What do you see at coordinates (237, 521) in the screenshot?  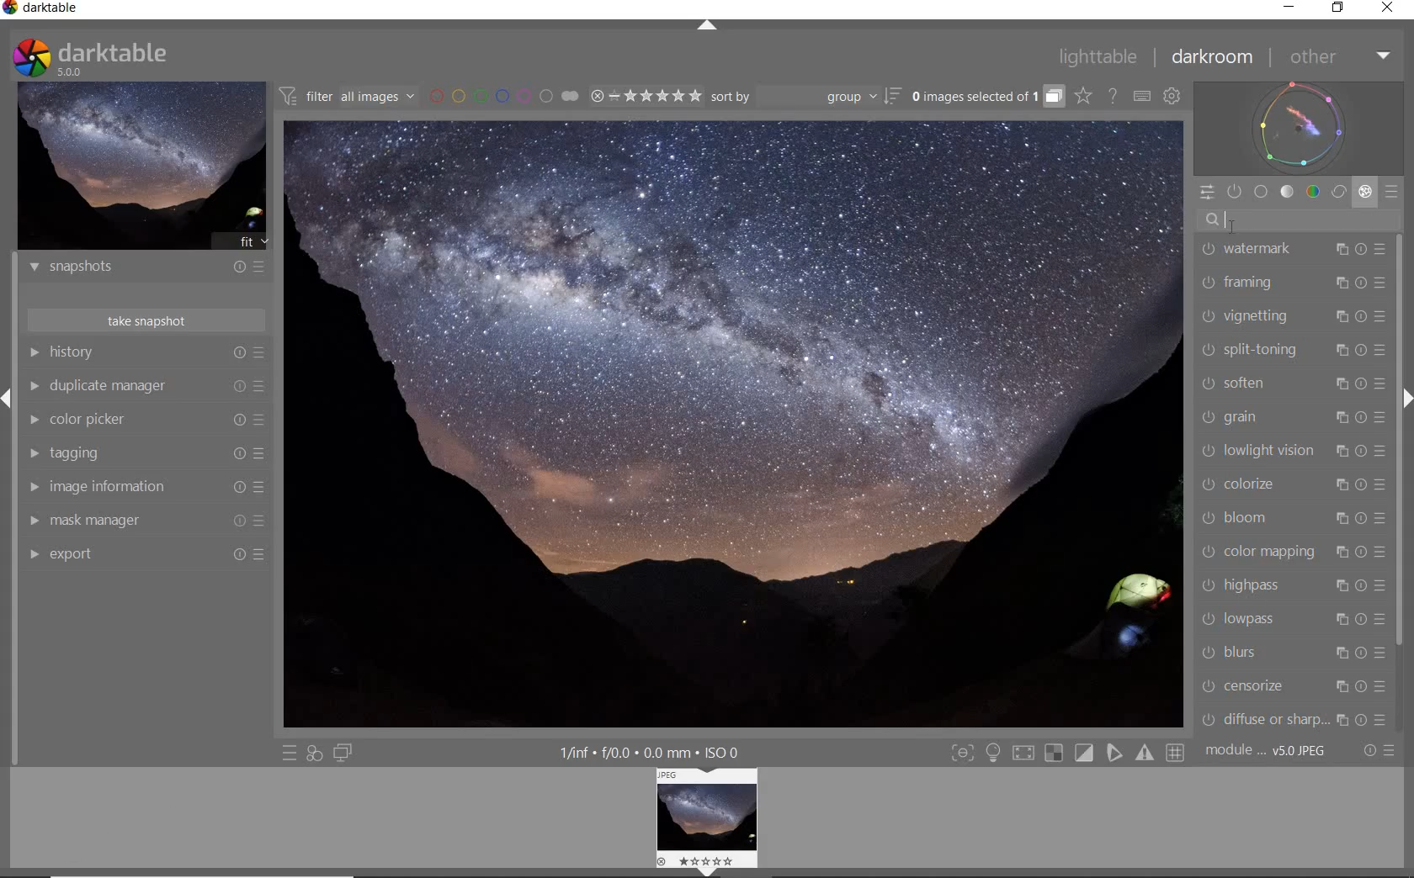 I see `Reset` at bounding box center [237, 521].